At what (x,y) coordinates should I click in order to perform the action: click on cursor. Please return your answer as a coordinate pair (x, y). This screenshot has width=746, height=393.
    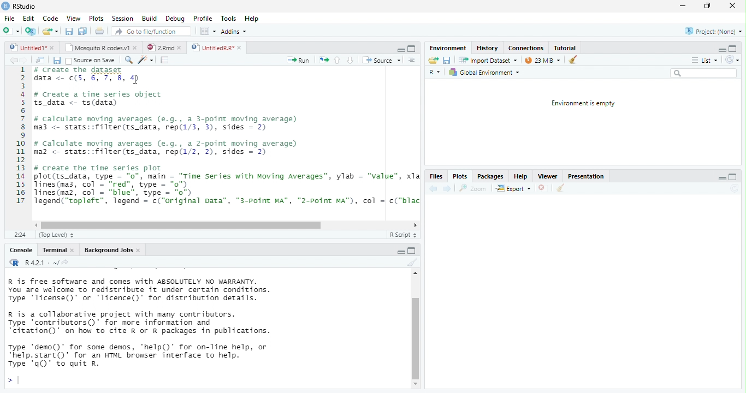
    Looking at the image, I should click on (136, 80).